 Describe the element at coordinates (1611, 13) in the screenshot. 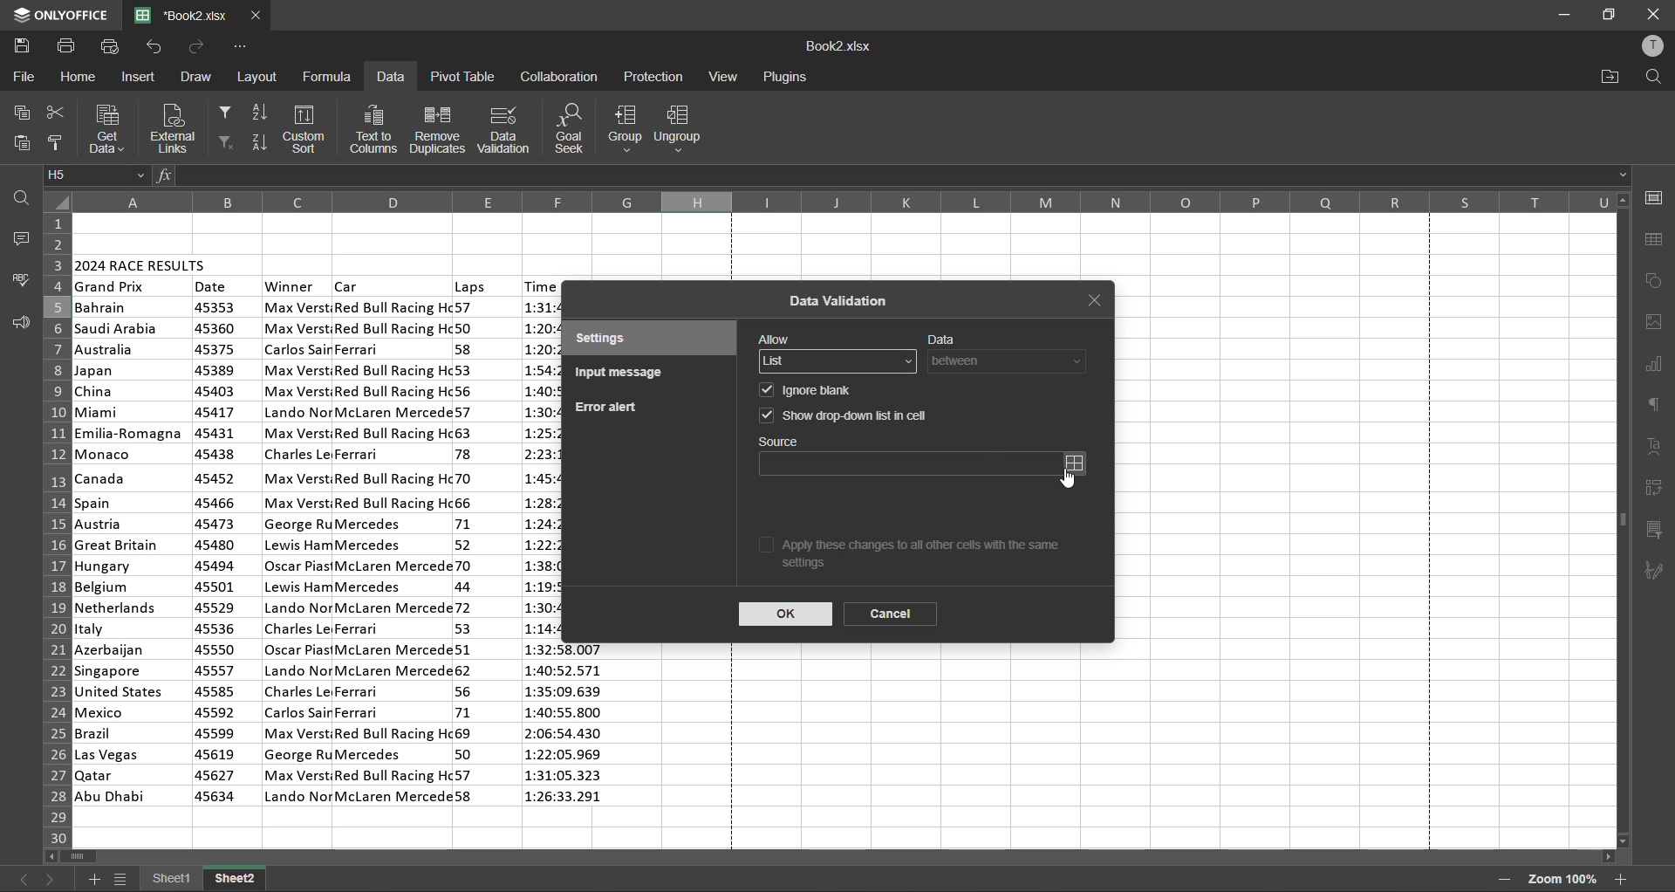

I see `maximize` at that location.